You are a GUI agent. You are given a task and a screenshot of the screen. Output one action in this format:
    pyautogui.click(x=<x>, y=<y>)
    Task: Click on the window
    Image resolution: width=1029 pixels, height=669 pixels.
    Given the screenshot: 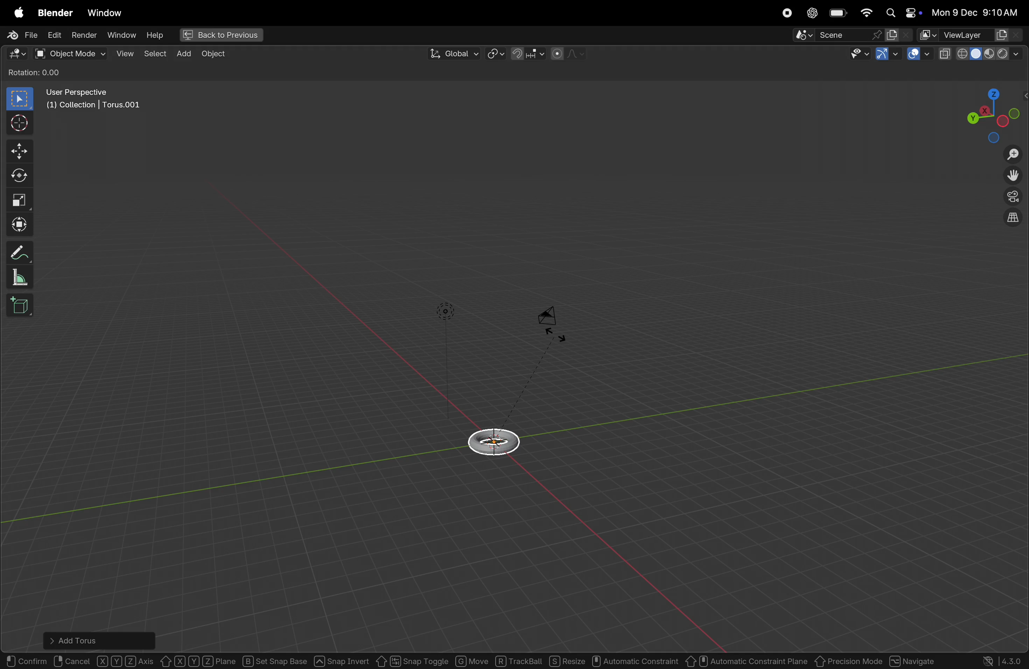 What is the action you would take?
    pyautogui.click(x=104, y=13)
    